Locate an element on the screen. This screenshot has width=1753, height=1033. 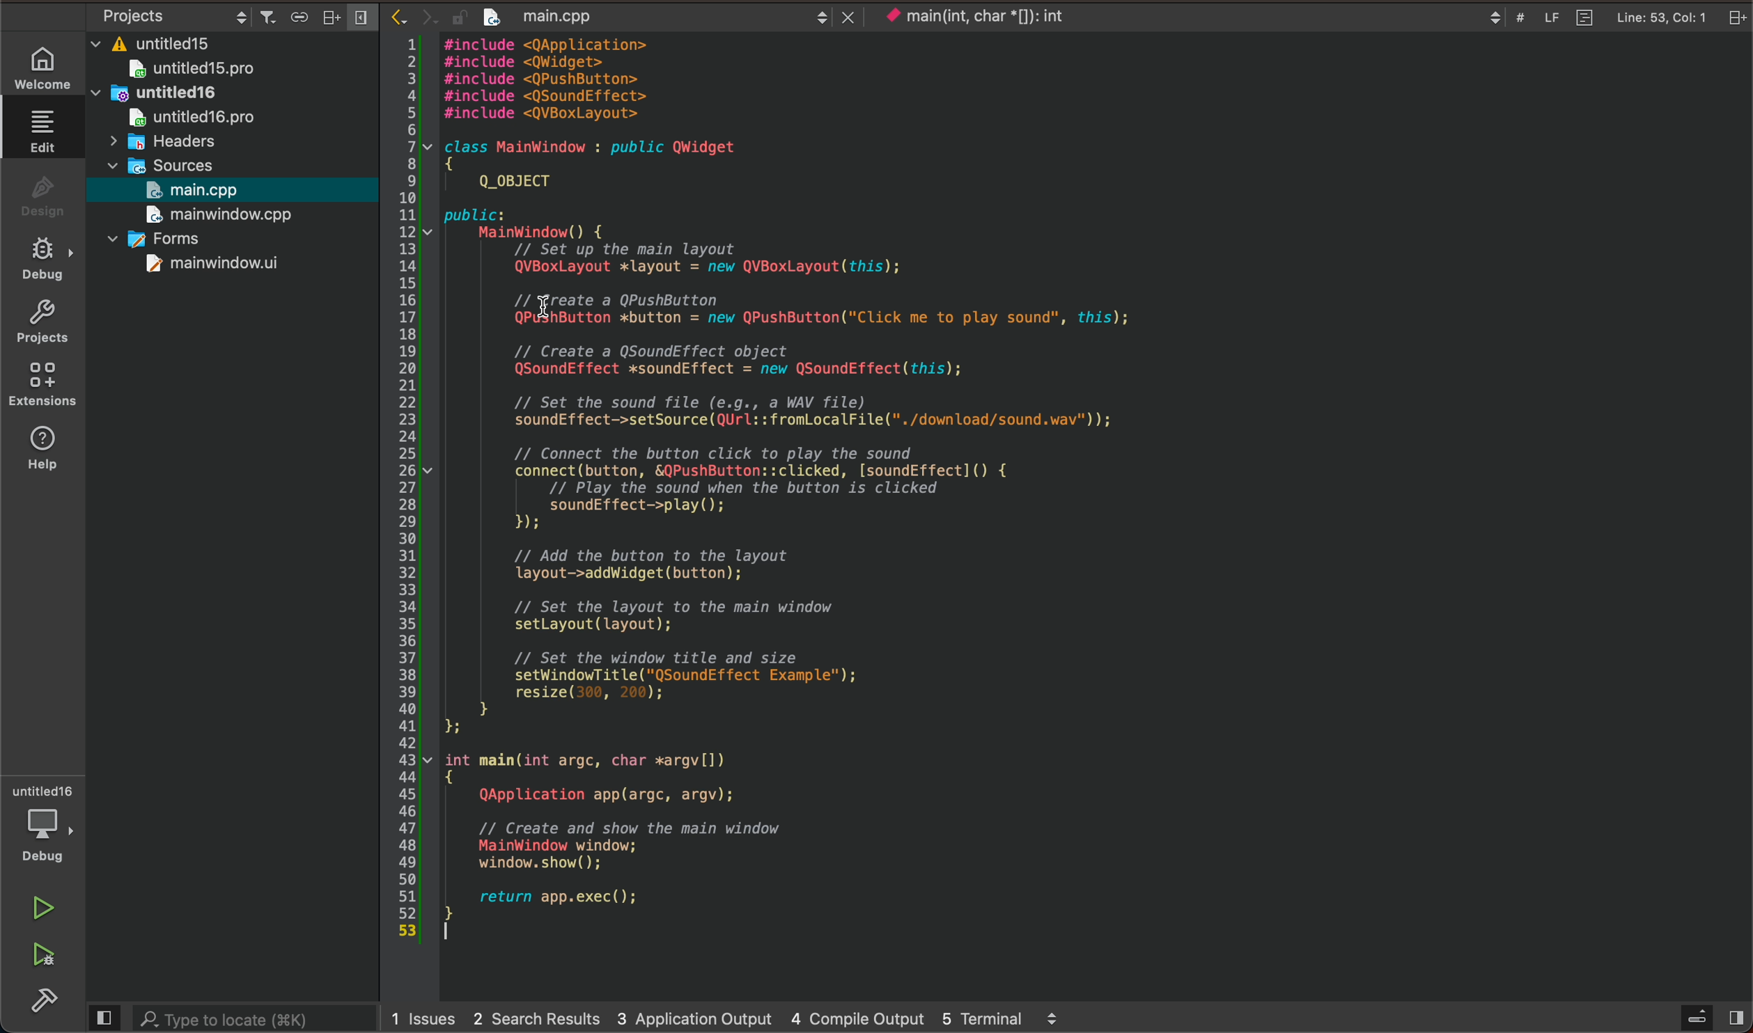
current context is located at coordinates (994, 17).